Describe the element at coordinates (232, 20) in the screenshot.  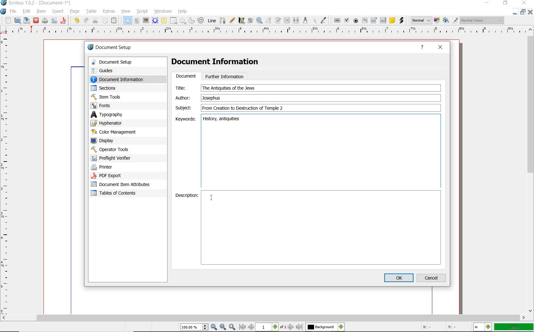
I see `freehand line` at that location.